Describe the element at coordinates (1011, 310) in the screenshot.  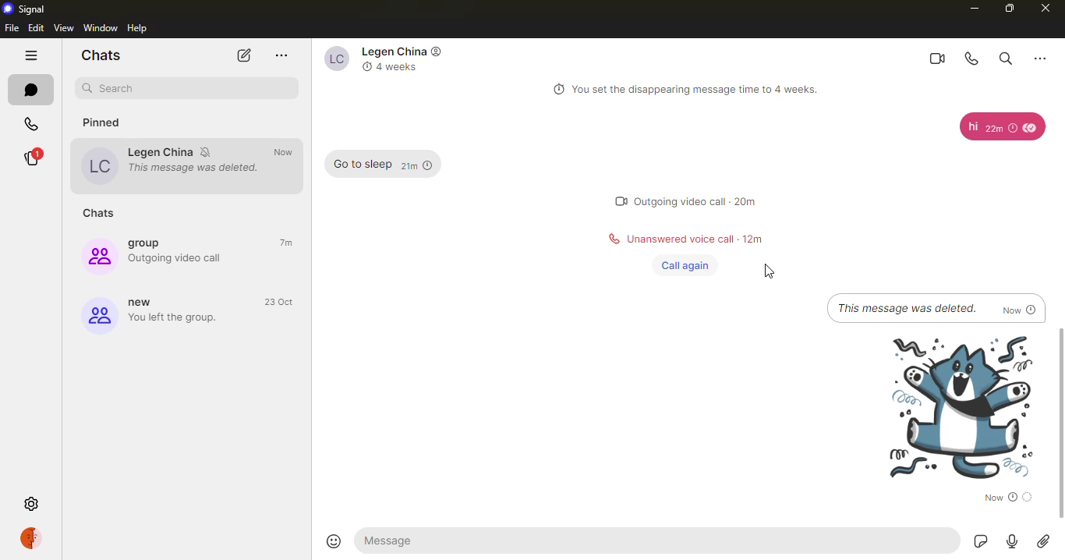
I see `Now` at that location.